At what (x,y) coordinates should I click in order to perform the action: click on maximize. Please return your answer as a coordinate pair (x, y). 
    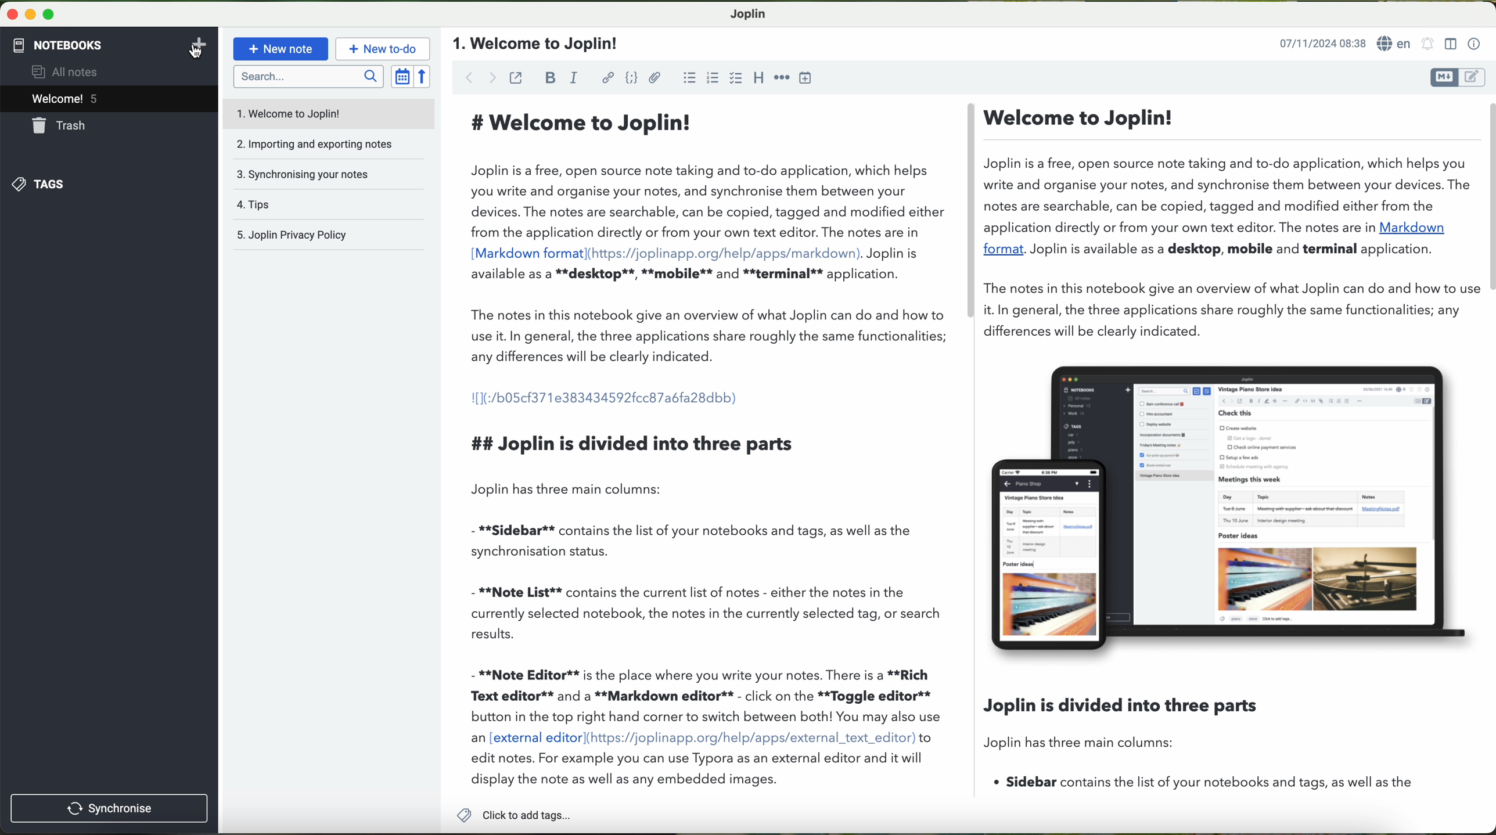
    Looking at the image, I should click on (49, 15).